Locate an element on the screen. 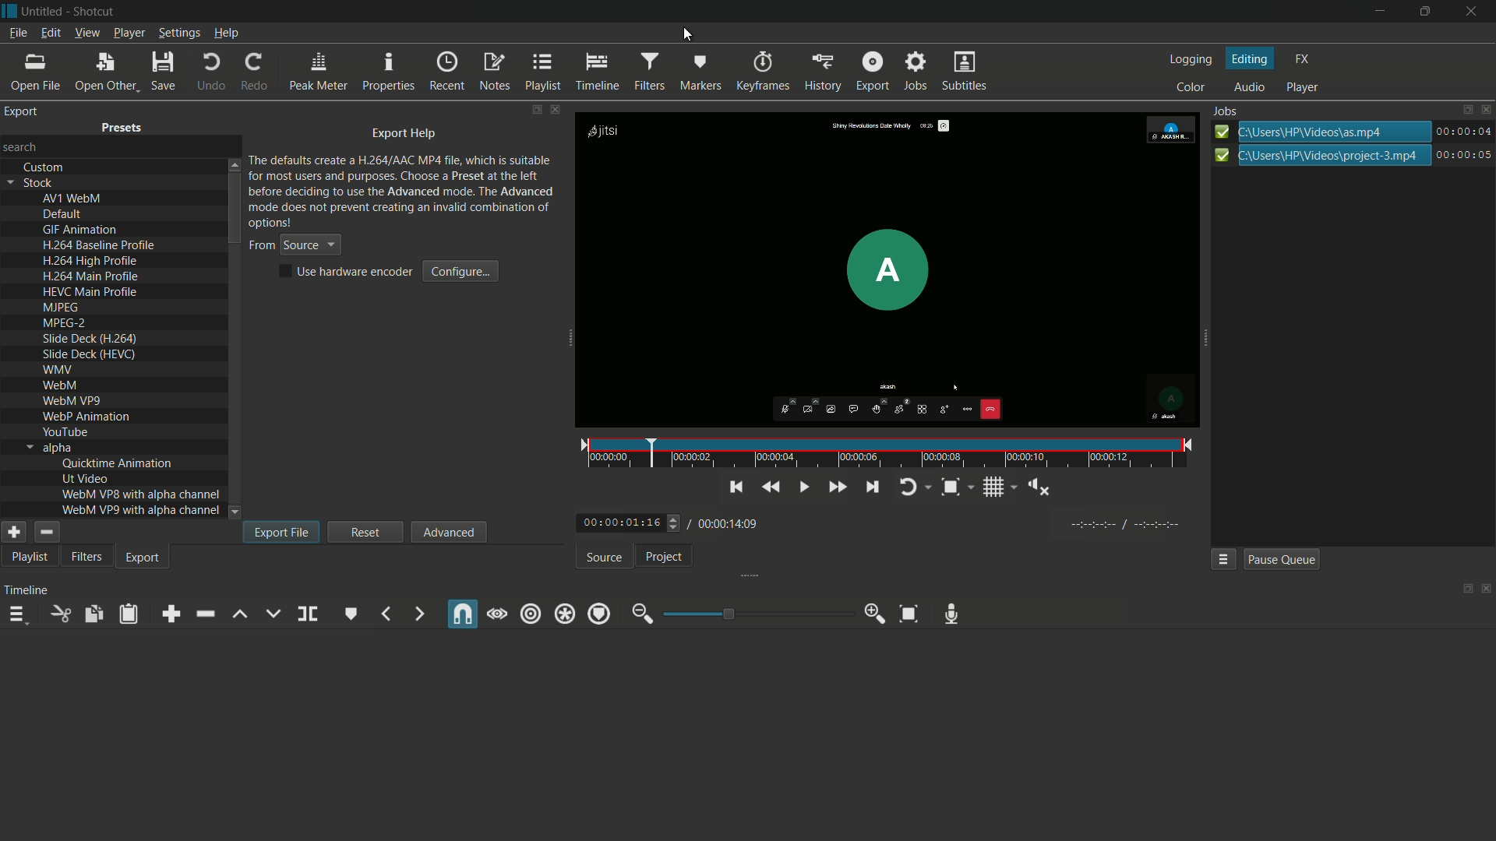 The height and width of the screenshot is (841, 1496). minimize is located at coordinates (1377, 12).